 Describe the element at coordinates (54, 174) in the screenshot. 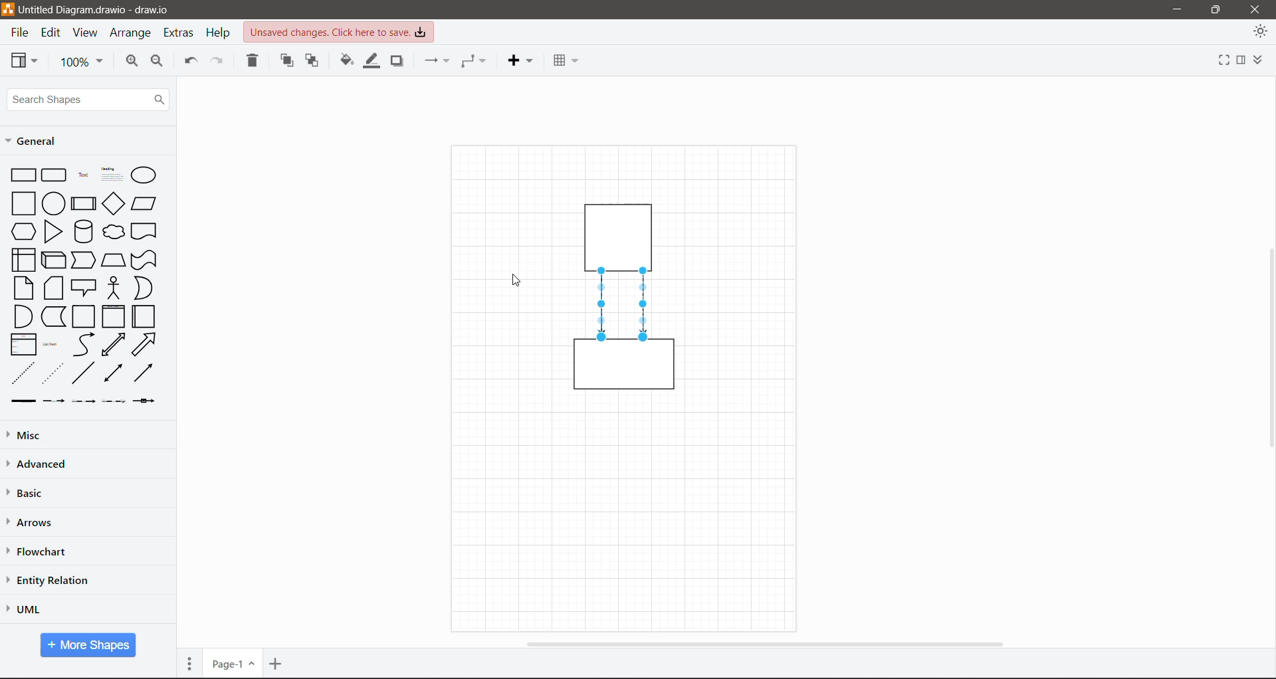

I see `Rounded Rectangle` at that location.